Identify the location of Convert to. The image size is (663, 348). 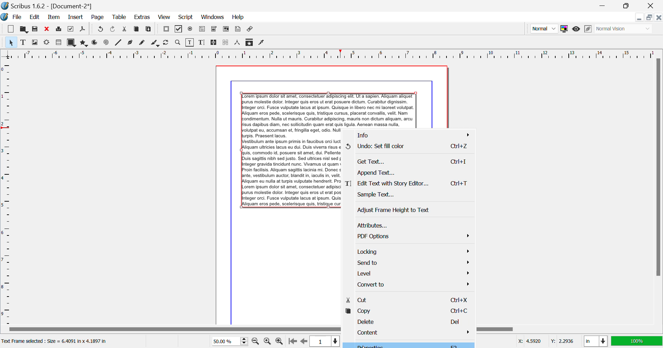
(408, 286).